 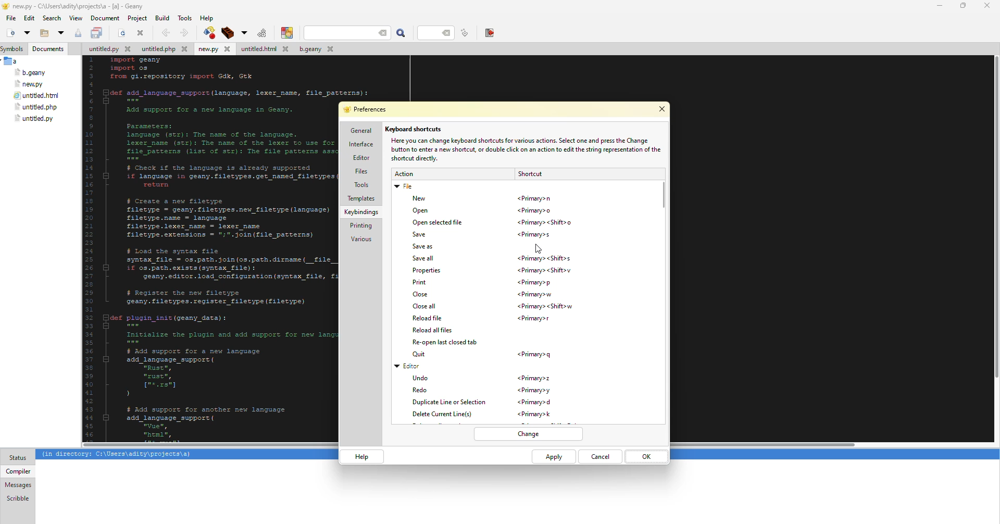 I want to click on back, so click(x=165, y=32).